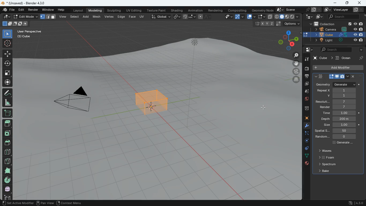  Describe the element at coordinates (304, 92) in the screenshot. I see `drop` at that location.